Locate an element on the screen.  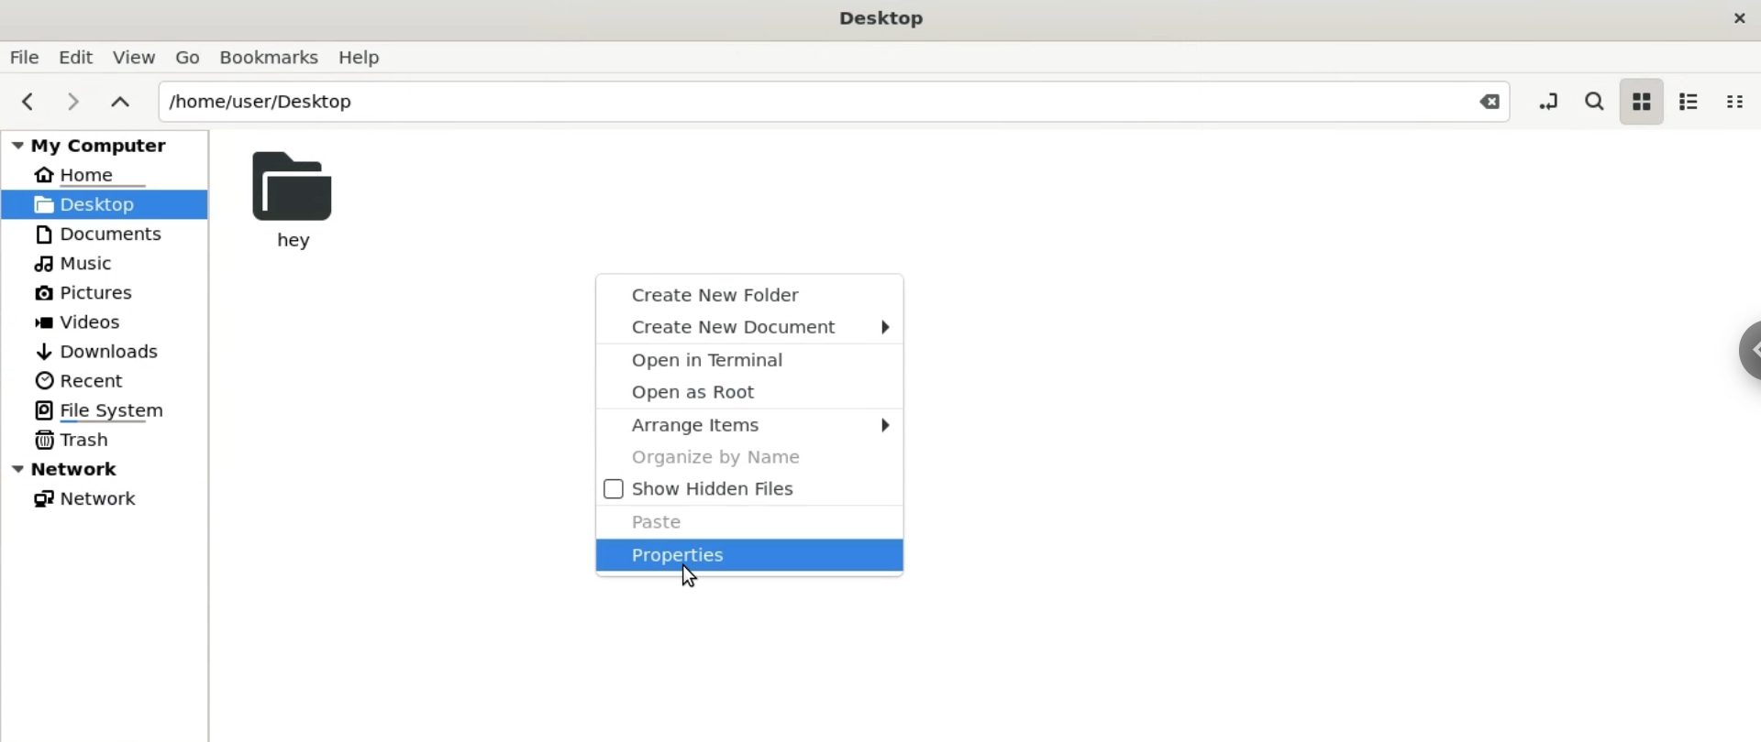
recent is located at coordinates (83, 380).